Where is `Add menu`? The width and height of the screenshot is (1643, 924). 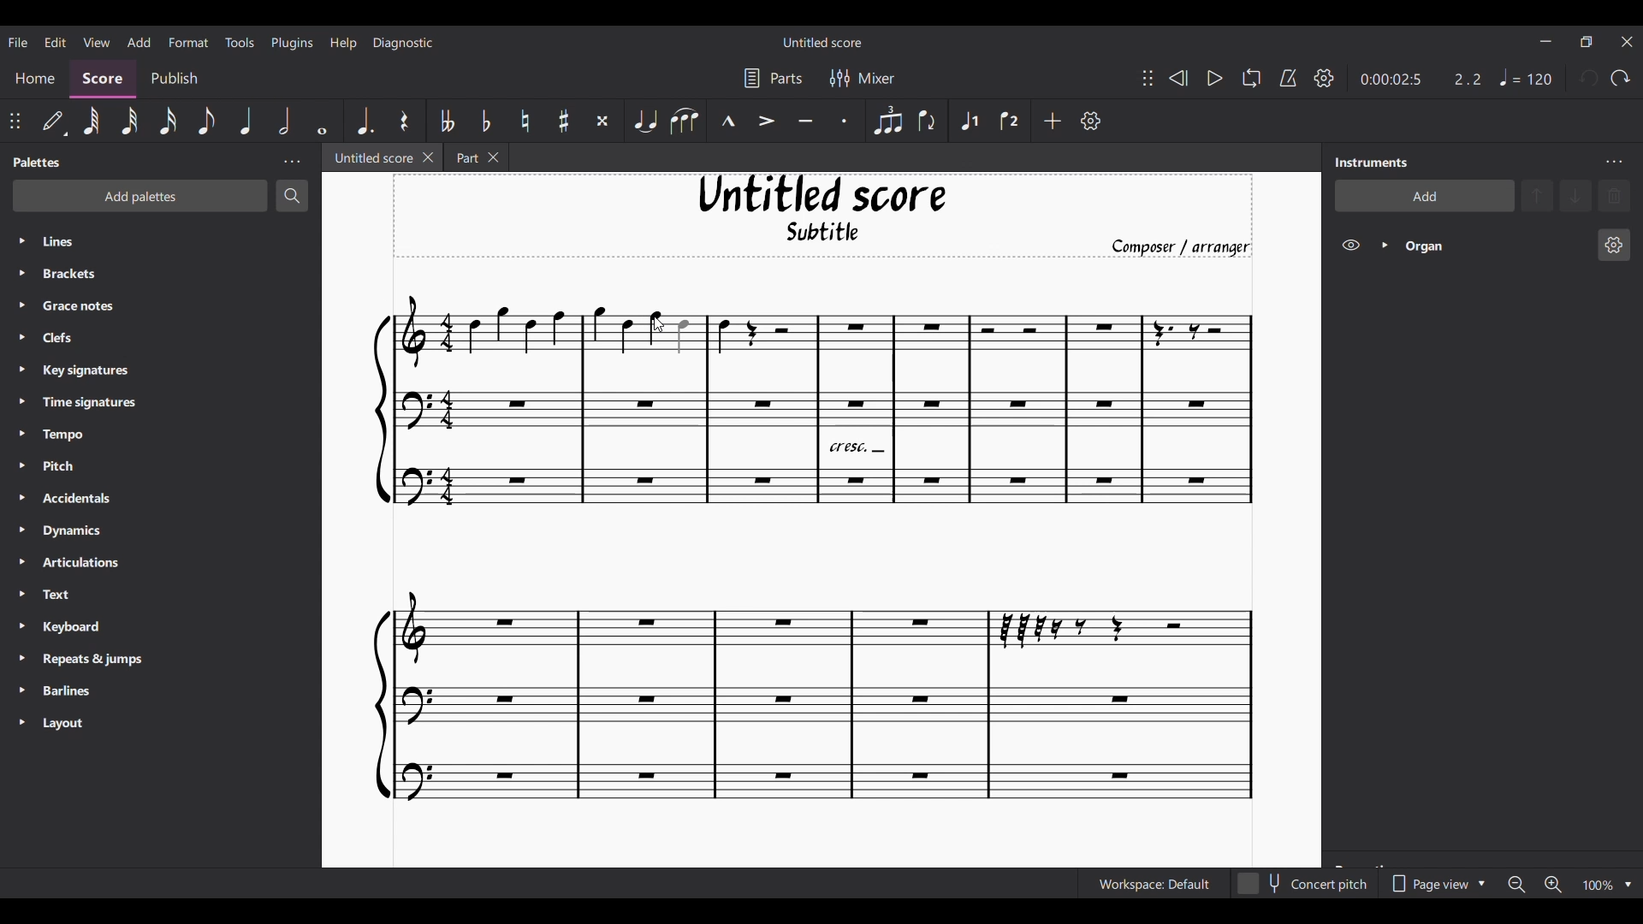 Add menu is located at coordinates (139, 42).